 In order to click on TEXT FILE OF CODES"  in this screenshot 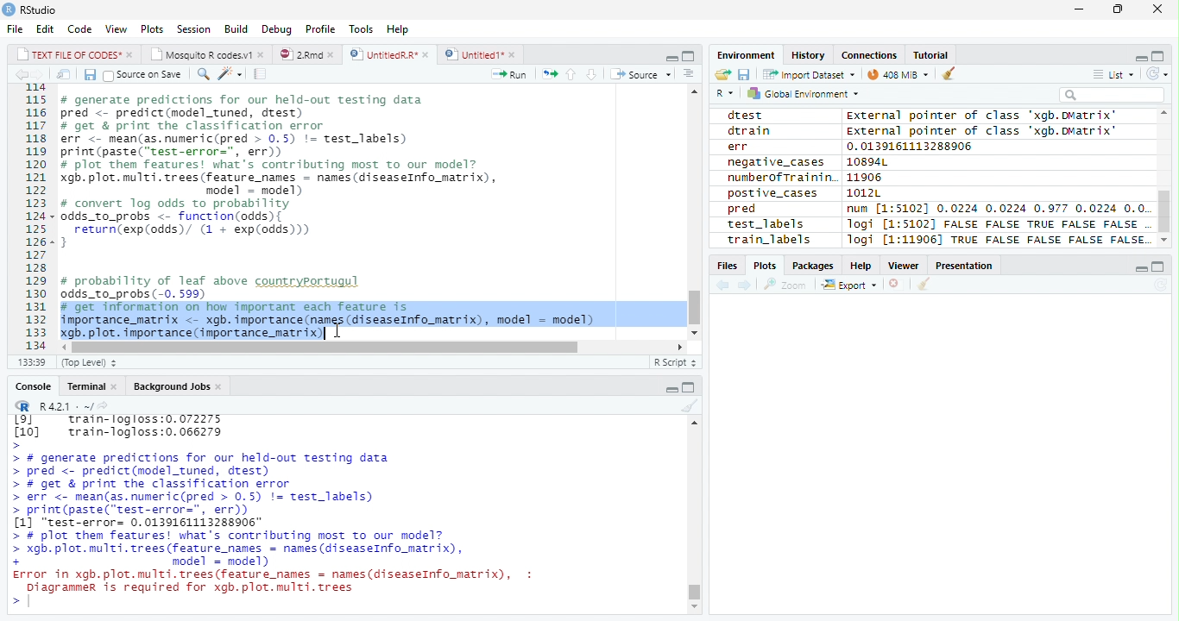, I will do `click(74, 54)`.